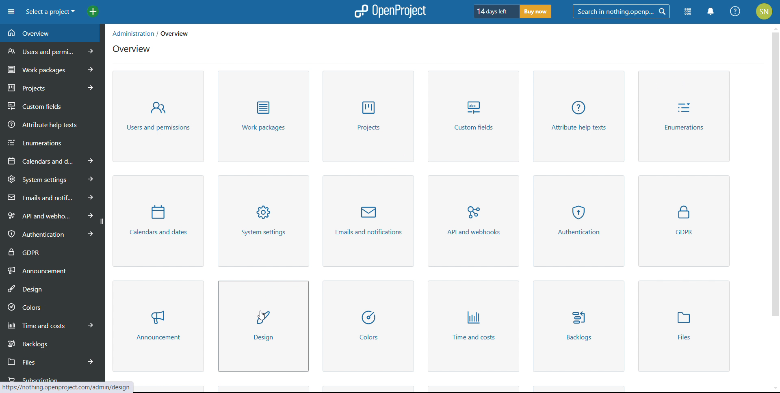 The height and width of the screenshot is (393, 780). What do you see at coordinates (265, 221) in the screenshot?
I see `system settings` at bounding box center [265, 221].